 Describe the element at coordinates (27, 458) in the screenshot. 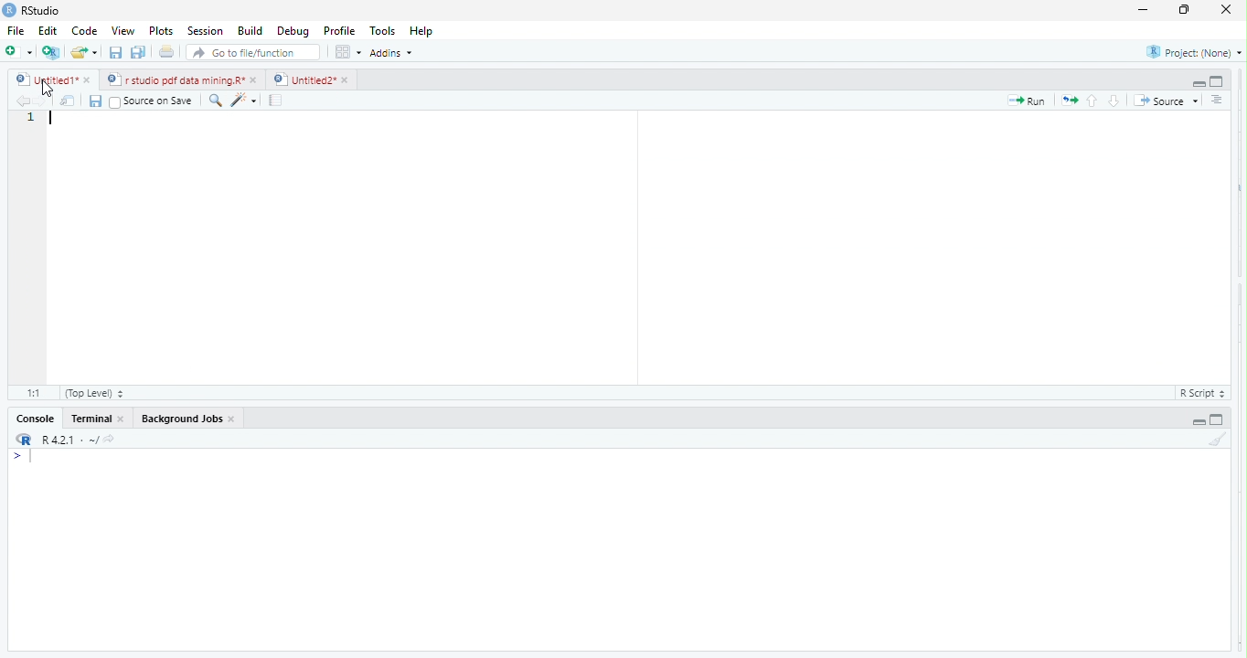

I see `typing cursor` at that location.